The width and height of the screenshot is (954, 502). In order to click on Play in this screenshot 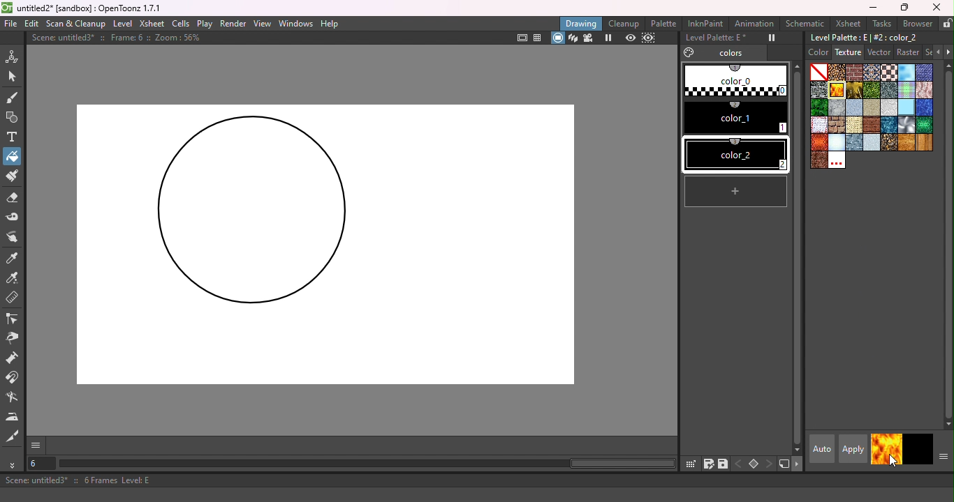, I will do `click(205, 23)`.